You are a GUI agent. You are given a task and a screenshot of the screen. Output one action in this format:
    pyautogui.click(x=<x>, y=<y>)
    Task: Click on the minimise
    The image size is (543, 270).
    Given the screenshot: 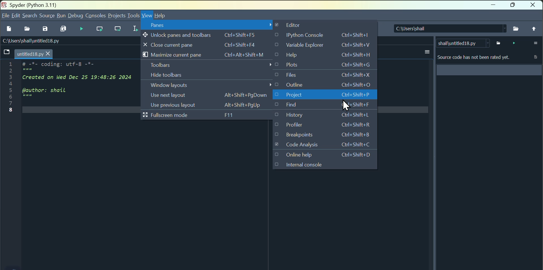 What is the action you would take?
    pyautogui.click(x=492, y=5)
    